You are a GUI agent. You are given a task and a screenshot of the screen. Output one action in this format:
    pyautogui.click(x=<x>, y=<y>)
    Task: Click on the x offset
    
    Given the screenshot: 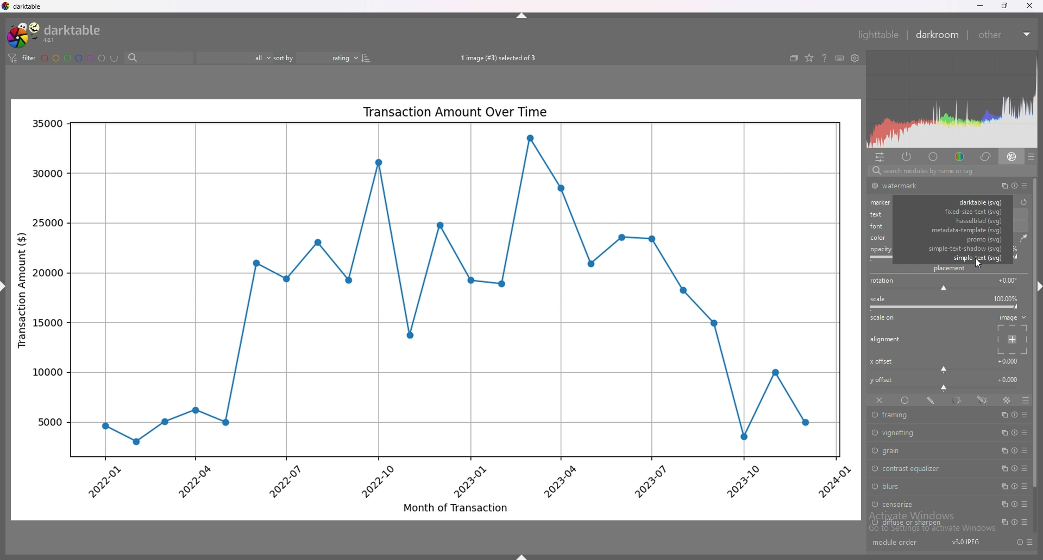 What is the action you would take?
    pyautogui.click(x=881, y=361)
    